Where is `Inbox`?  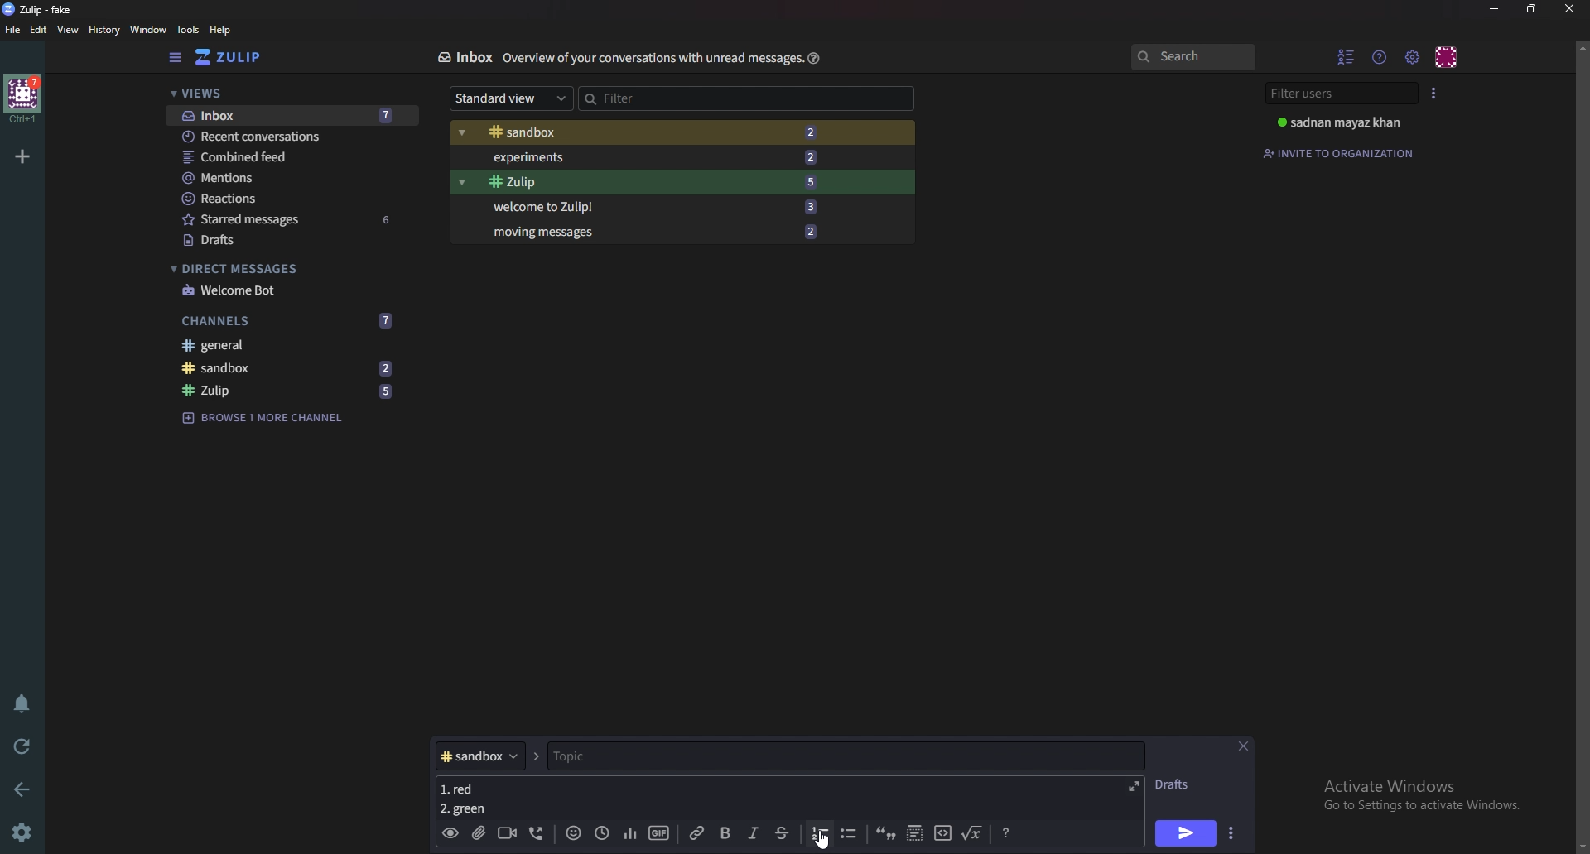 Inbox is located at coordinates (287, 115).